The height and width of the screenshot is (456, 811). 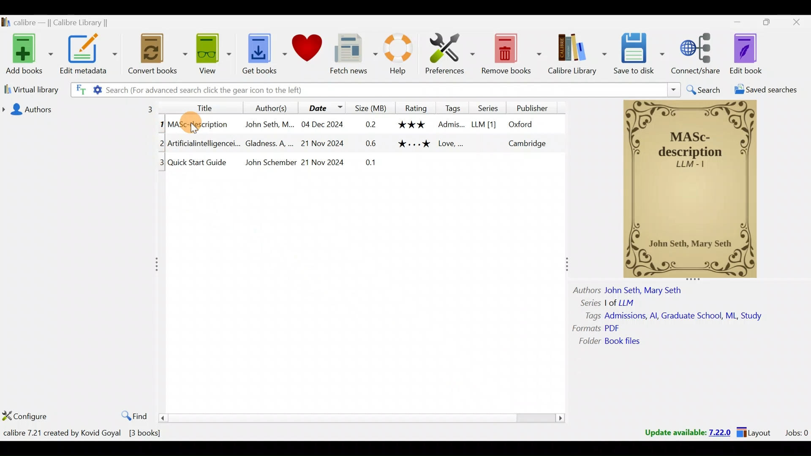 I want to click on Date, so click(x=323, y=107).